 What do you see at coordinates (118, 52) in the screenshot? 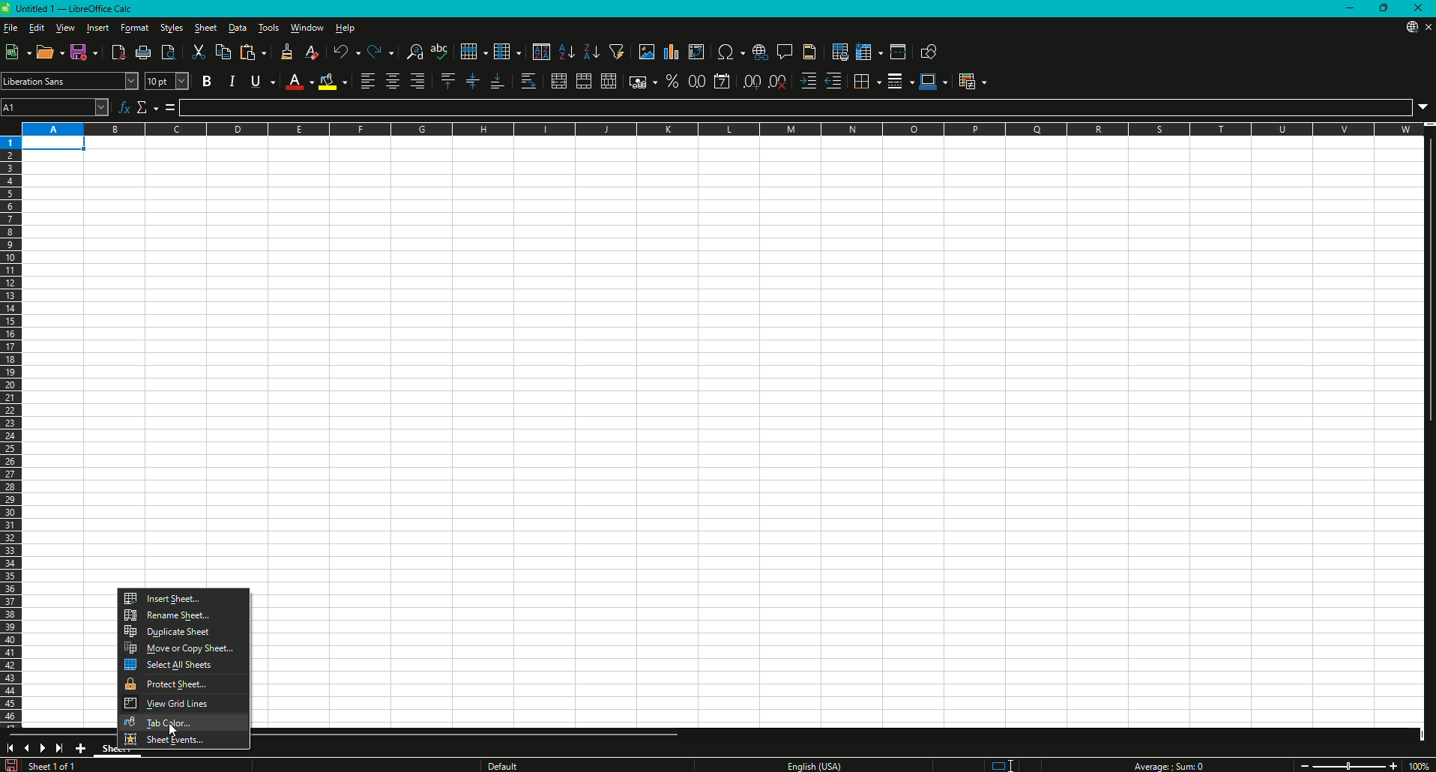
I see `Export Directly as PDF` at bounding box center [118, 52].